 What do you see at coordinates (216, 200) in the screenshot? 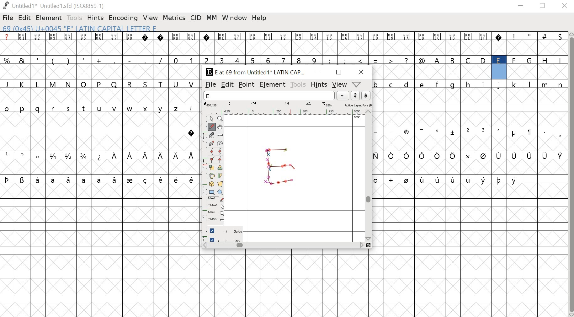
I see `Mouse left button` at bounding box center [216, 200].